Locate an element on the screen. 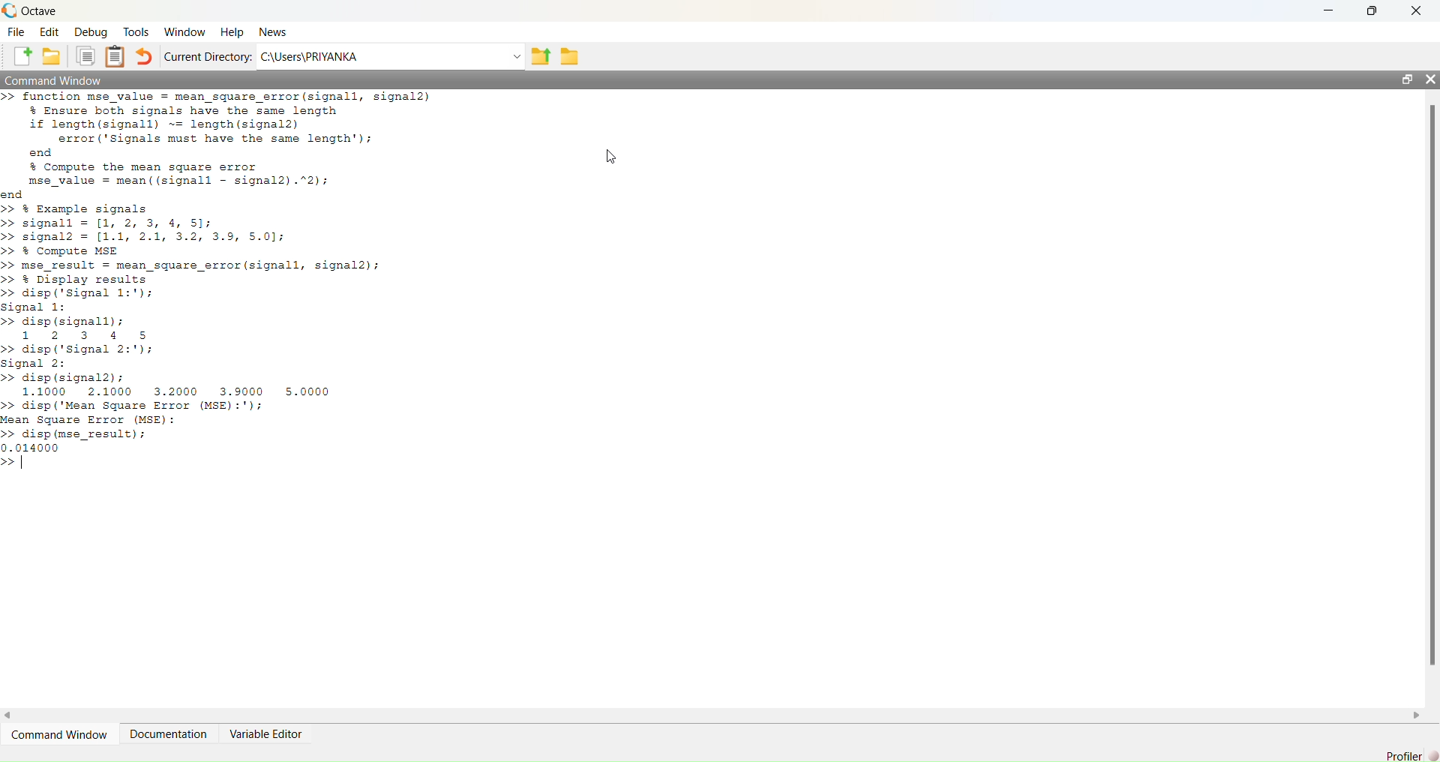 Image resolution: width=1440 pixels, height=762 pixels. Drop-down  is located at coordinates (517, 56).